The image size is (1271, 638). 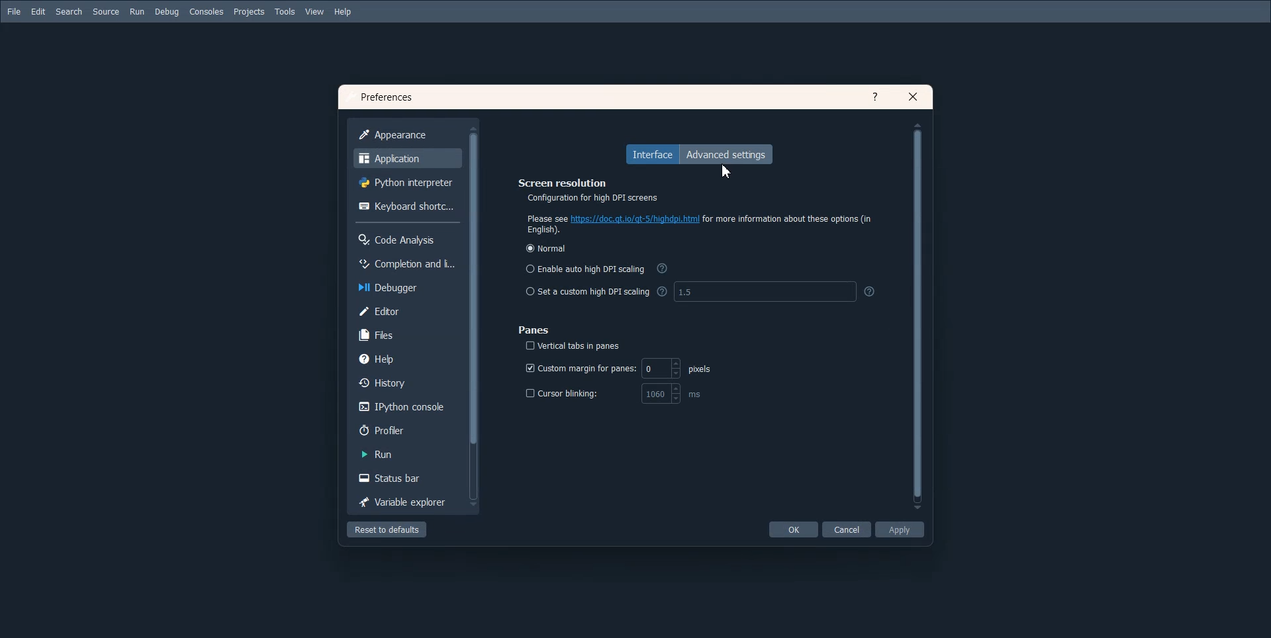 What do you see at coordinates (406, 334) in the screenshot?
I see `Files` at bounding box center [406, 334].